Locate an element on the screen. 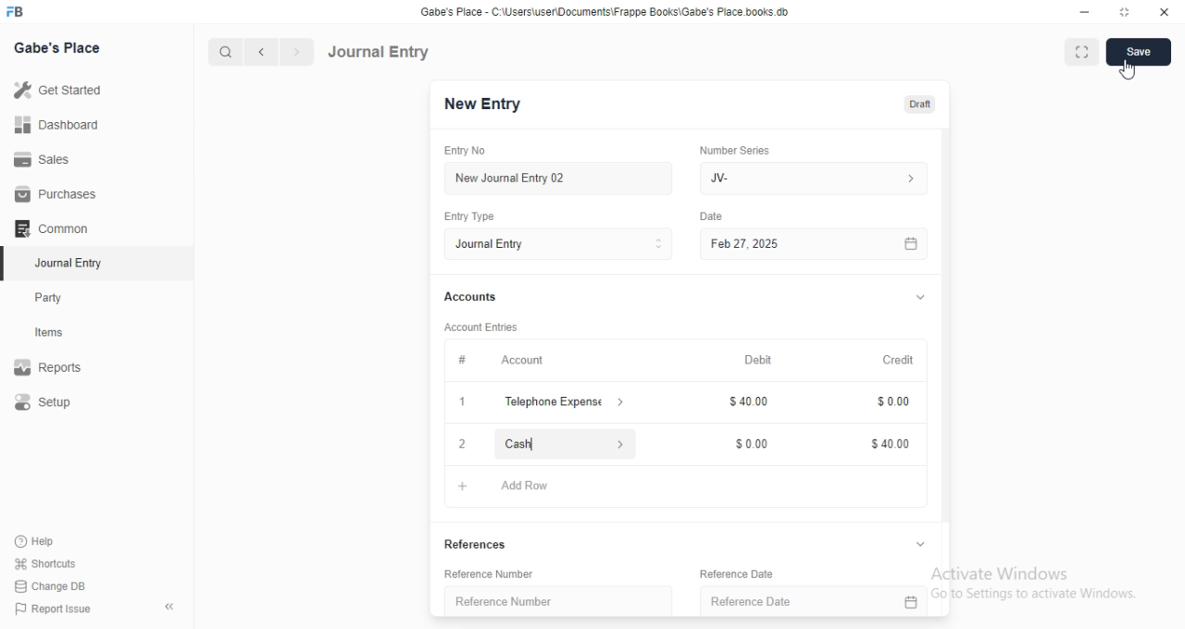 This screenshot has height=629, width=1185. | Change DB is located at coordinates (51, 585).